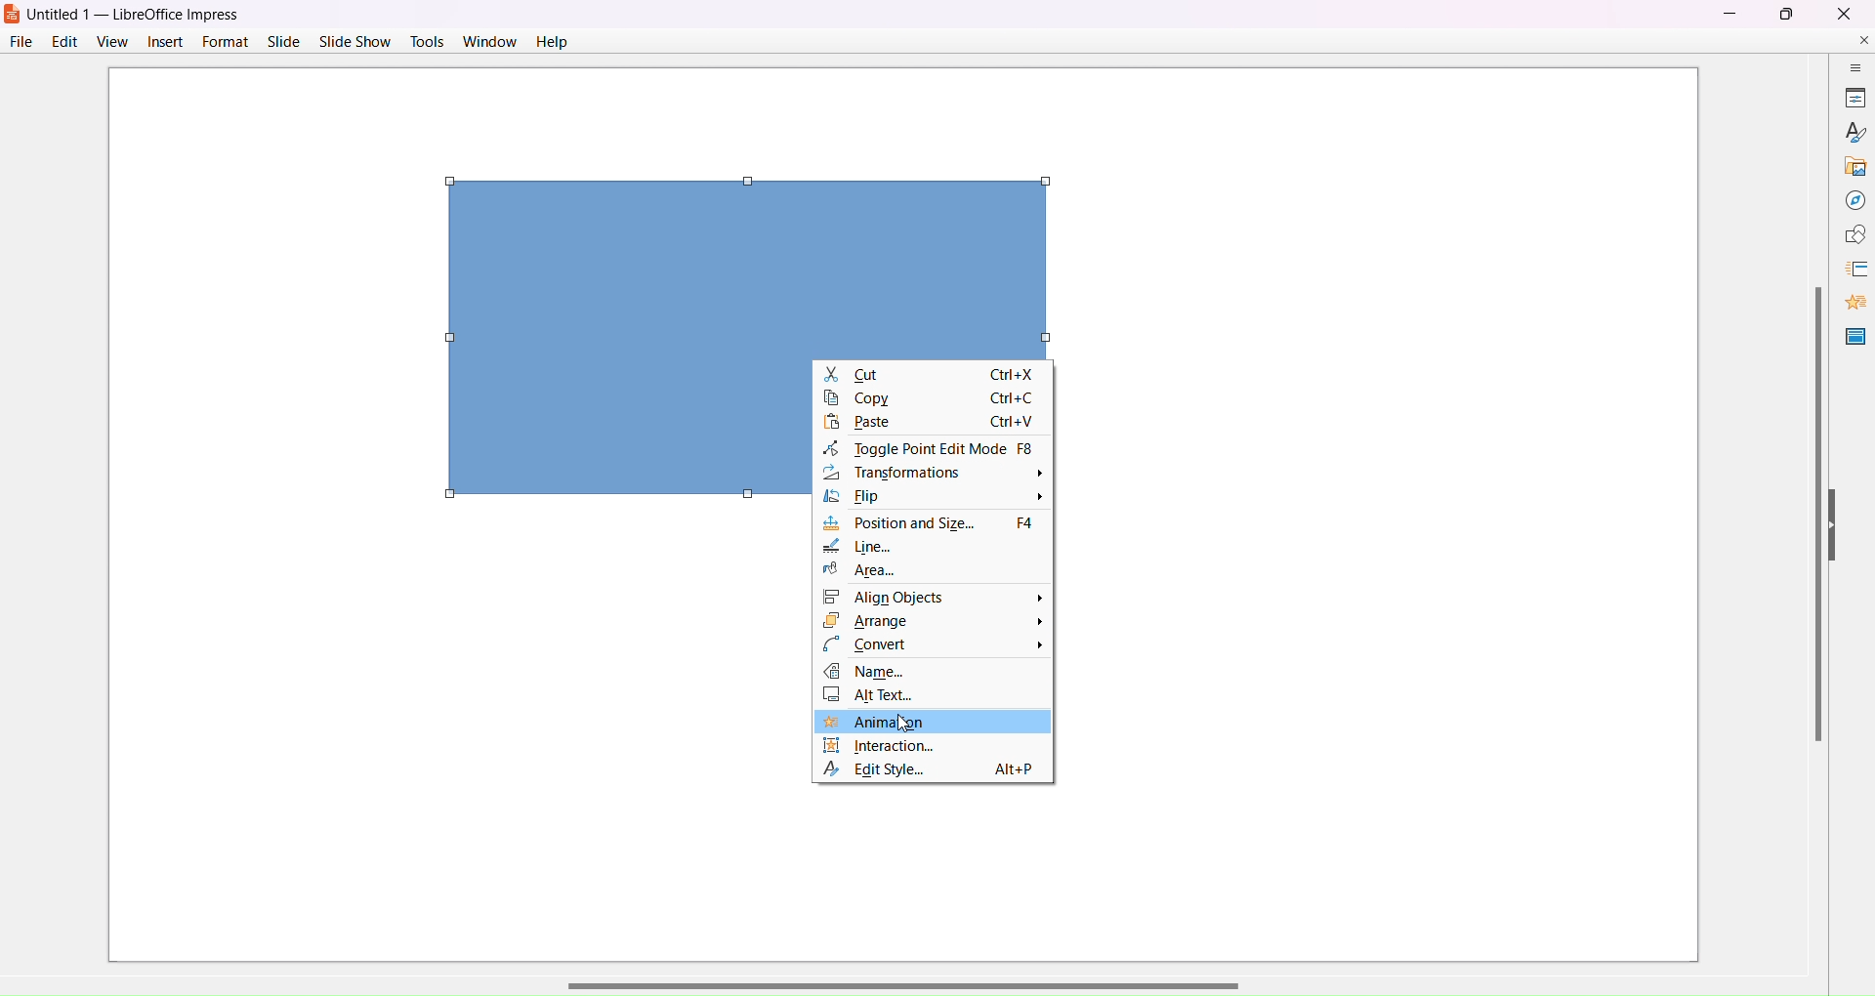  I want to click on Vertical Scroll Bar, so click(1815, 513).